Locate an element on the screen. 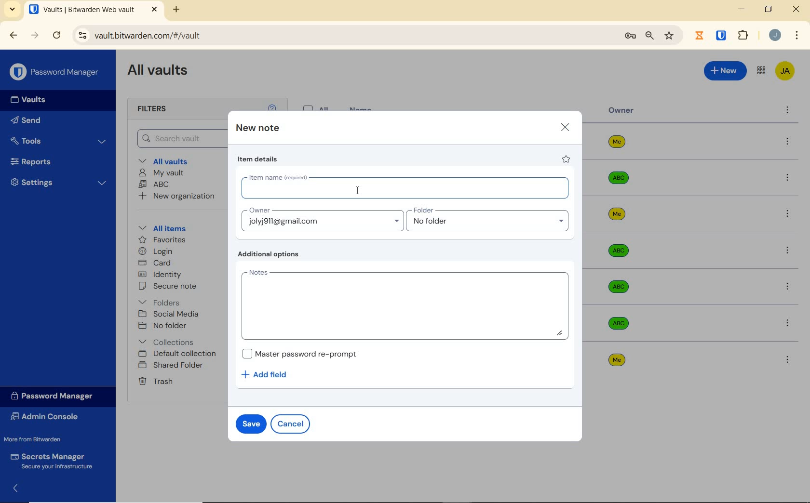  Send is located at coordinates (44, 122).